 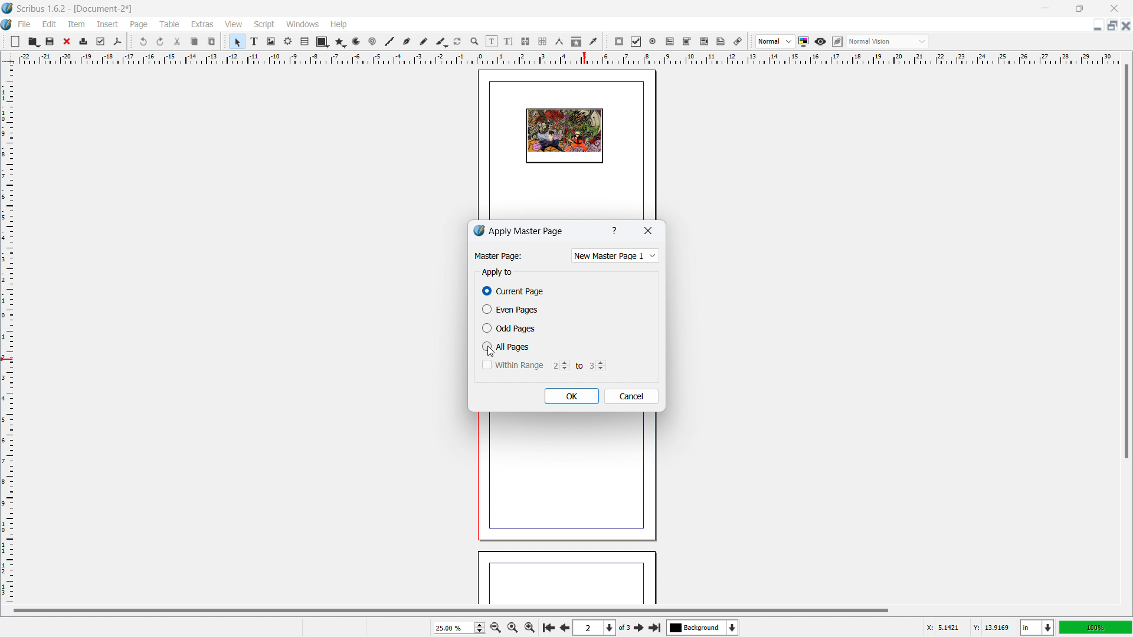 I want to click on copy, so click(x=195, y=41).